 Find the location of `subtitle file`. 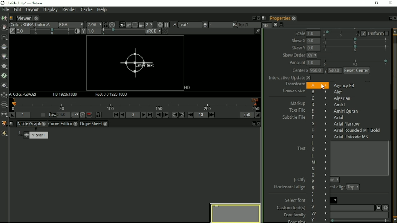

subtitle file is located at coordinates (294, 118).